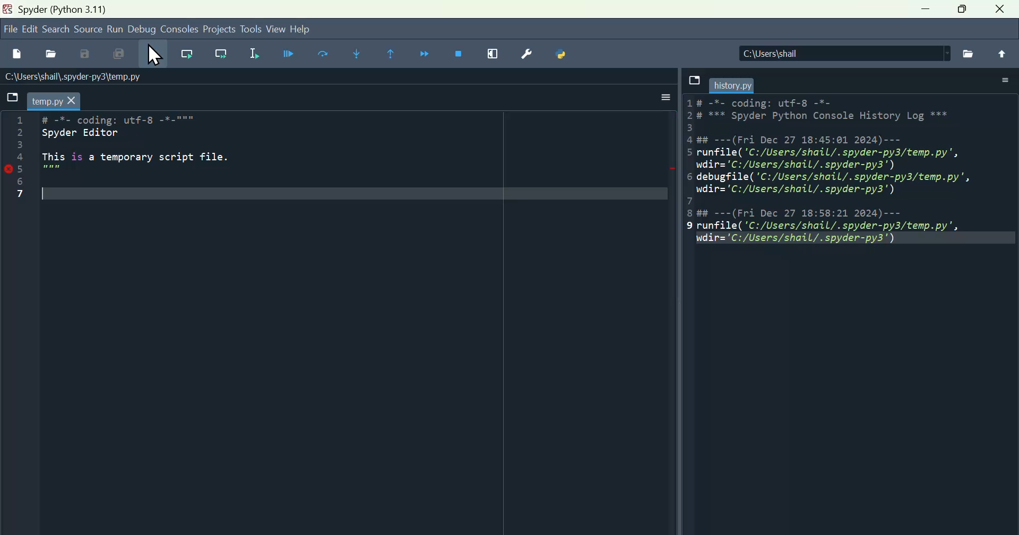 Image resolution: width=1019 pixels, height=535 pixels. What do you see at coordinates (219, 29) in the screenshot?
I see `Project` at bounding box center [219, 29].